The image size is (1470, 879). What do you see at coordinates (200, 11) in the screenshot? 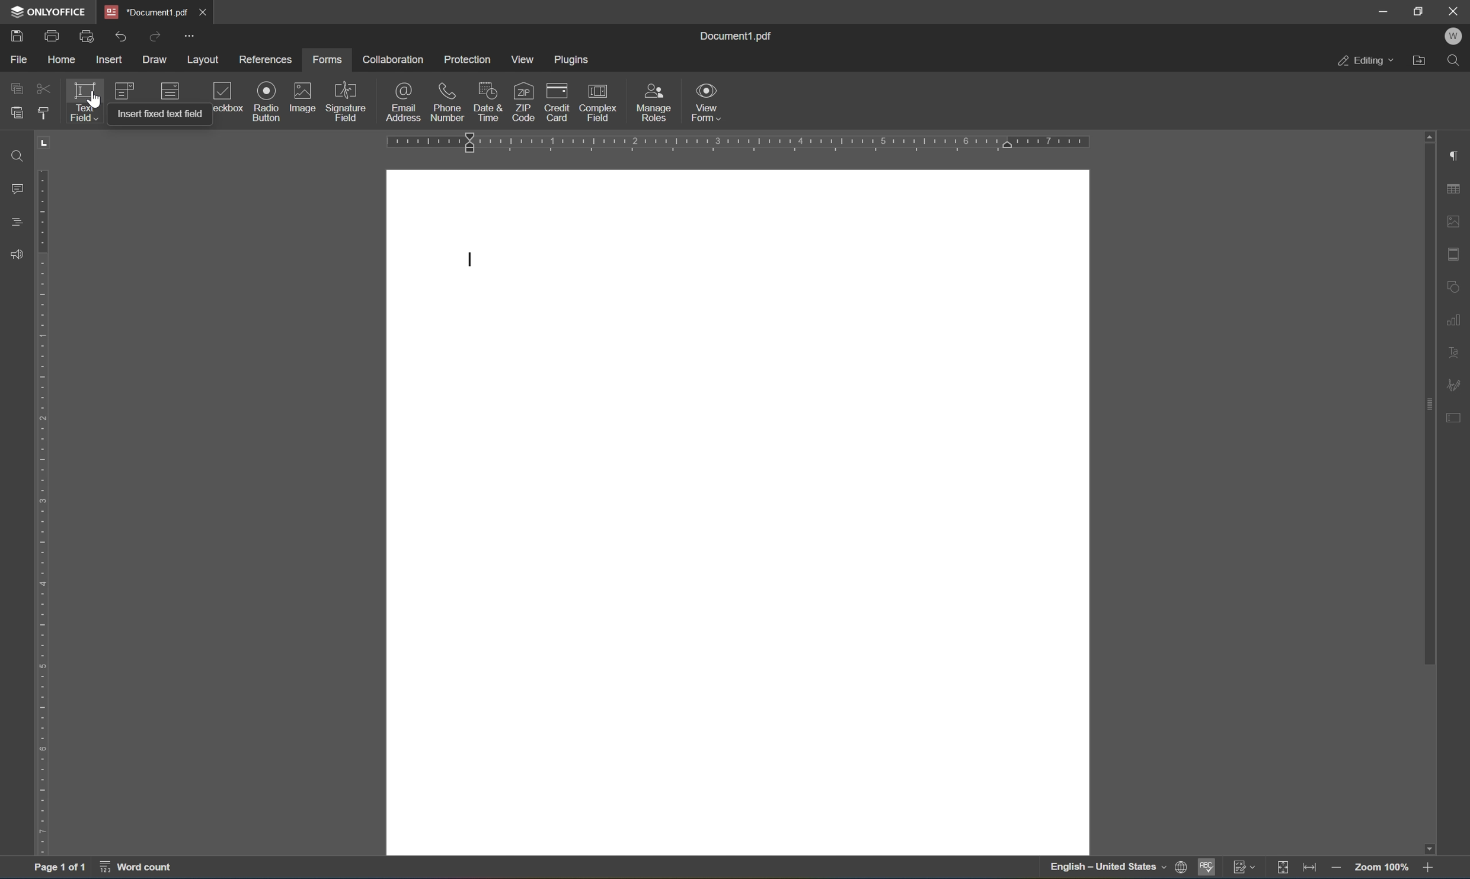
I see `close` at bounding box center [200, 11].